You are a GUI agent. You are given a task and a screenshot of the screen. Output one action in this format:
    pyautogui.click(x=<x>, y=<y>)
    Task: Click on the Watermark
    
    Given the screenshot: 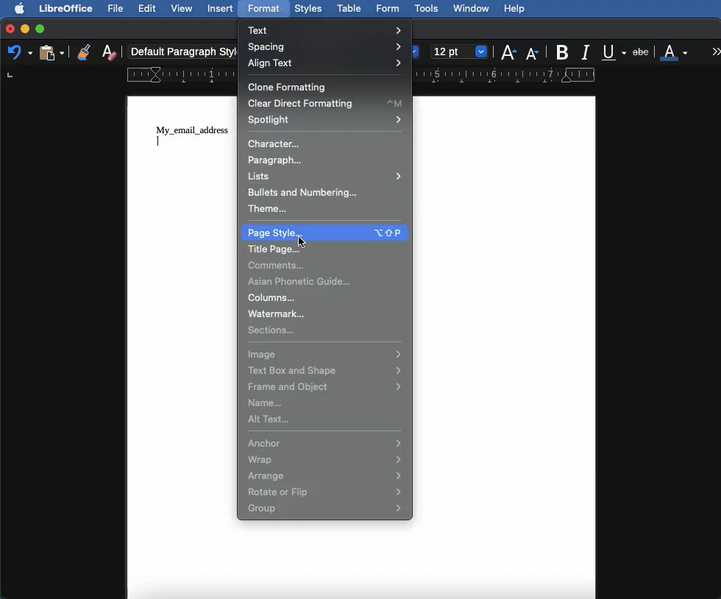 What is the action you would take?
    pyautogui.click(x=278, y=313)
    